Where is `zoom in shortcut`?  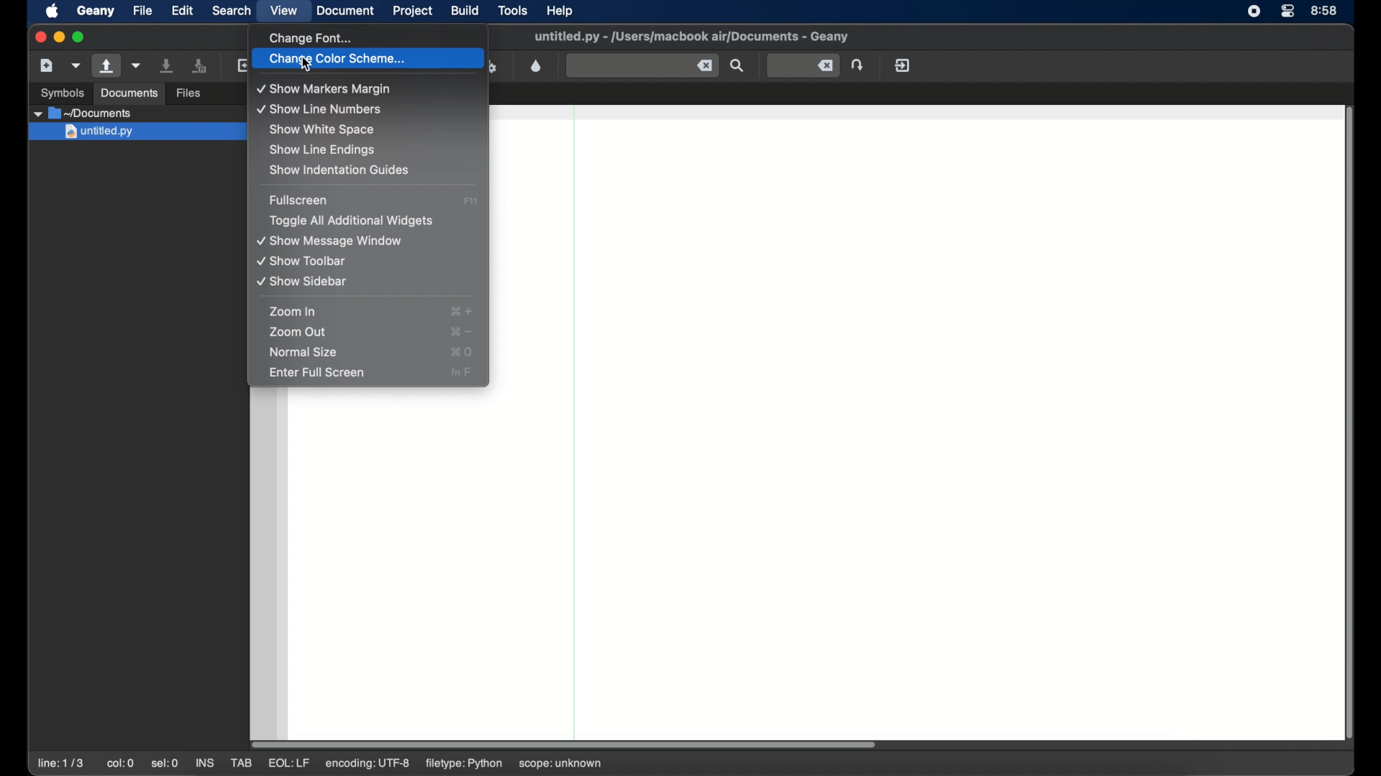
zoom in shortcut is located at coordinates (462, 311).